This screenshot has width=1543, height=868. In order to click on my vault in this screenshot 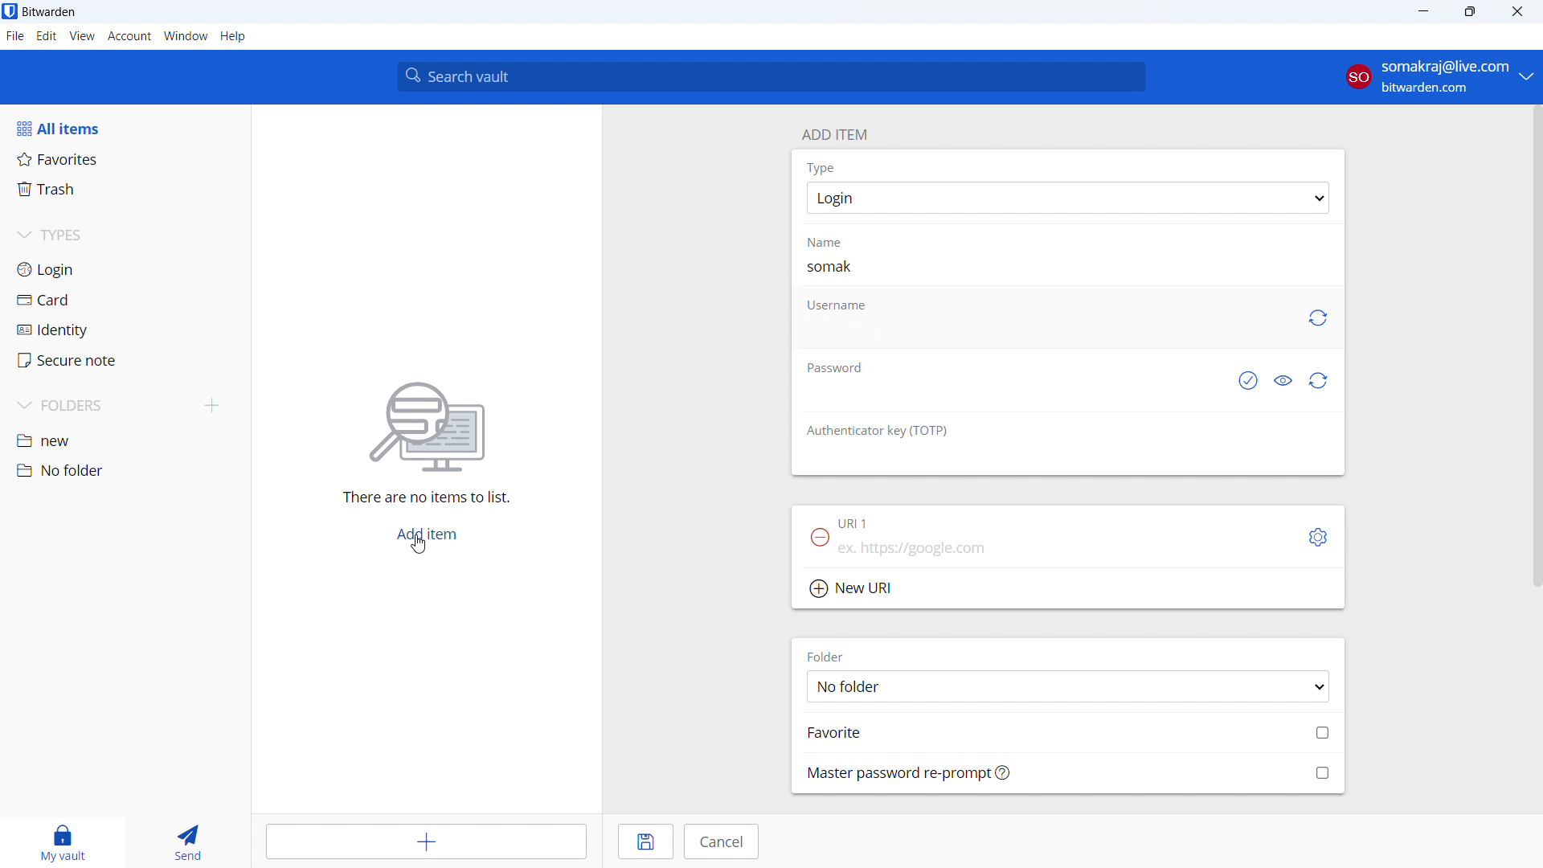, I will do `click(59, 842)`.